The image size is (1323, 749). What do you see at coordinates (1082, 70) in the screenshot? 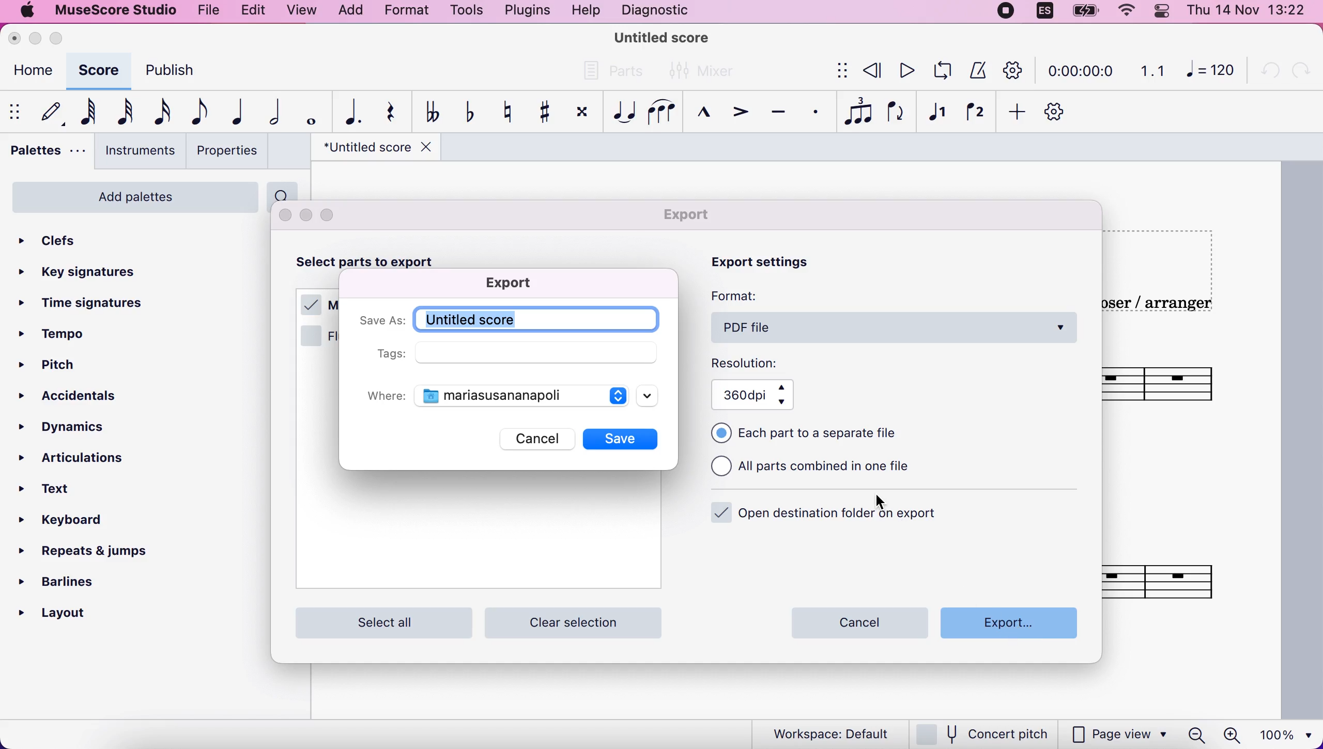
I see `time` at bounding box center [1082, 70].